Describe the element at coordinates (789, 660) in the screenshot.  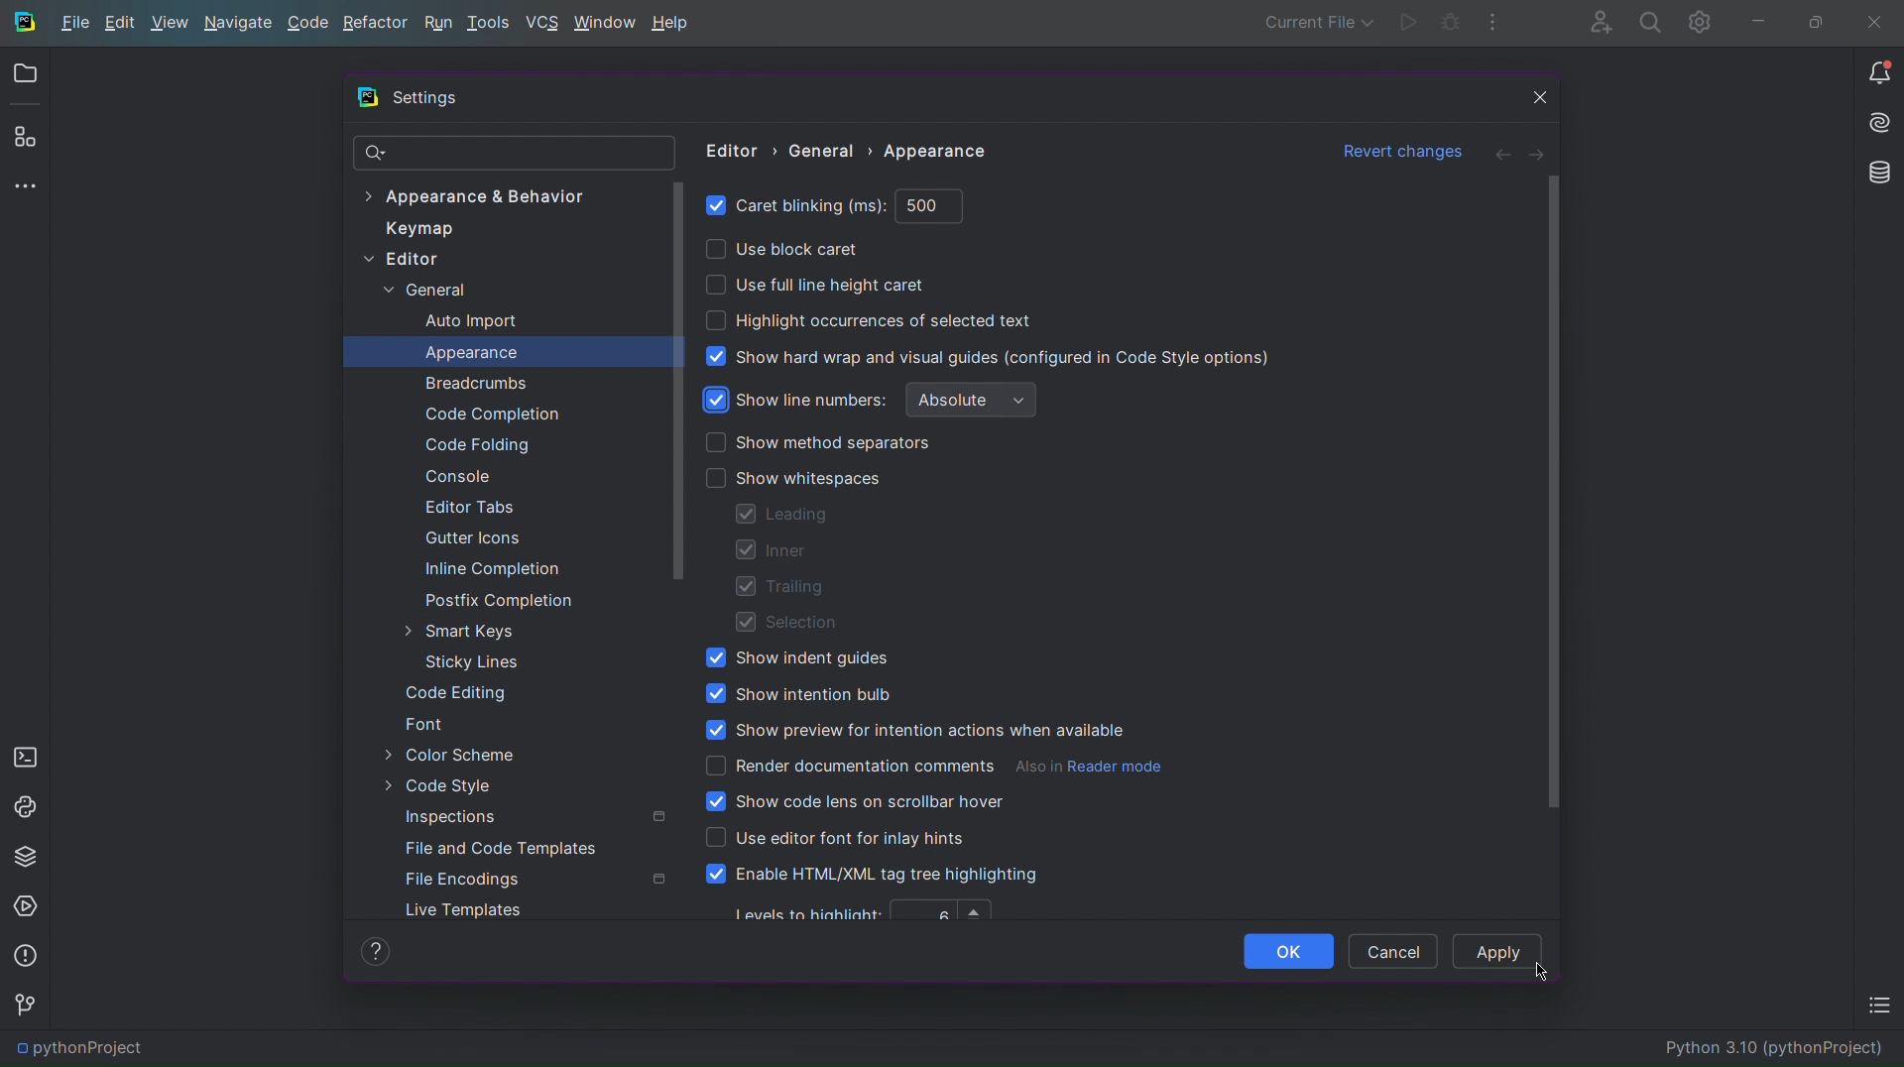
I see `Show indent guides` at that location.